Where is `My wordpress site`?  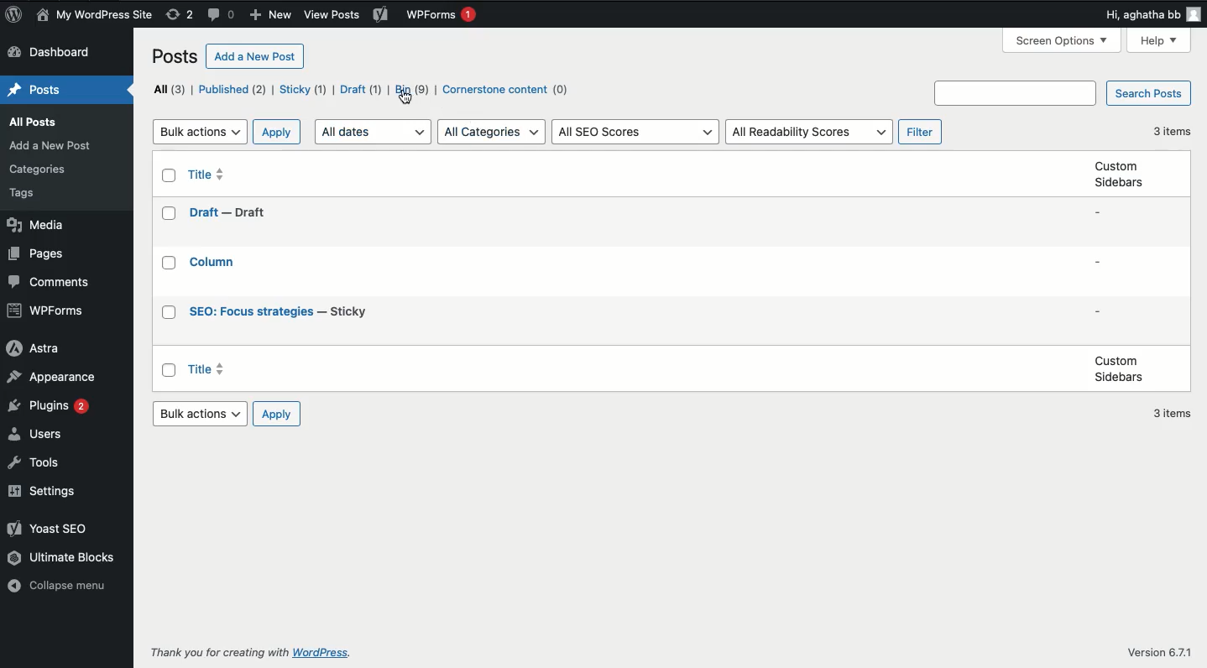
My wordpress site is located at coordinates (97, 16).